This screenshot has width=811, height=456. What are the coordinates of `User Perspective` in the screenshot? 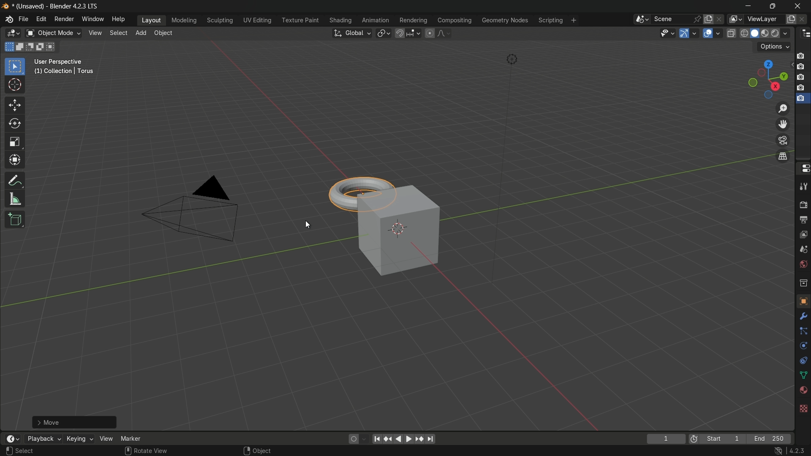 It's located at (60, 62).